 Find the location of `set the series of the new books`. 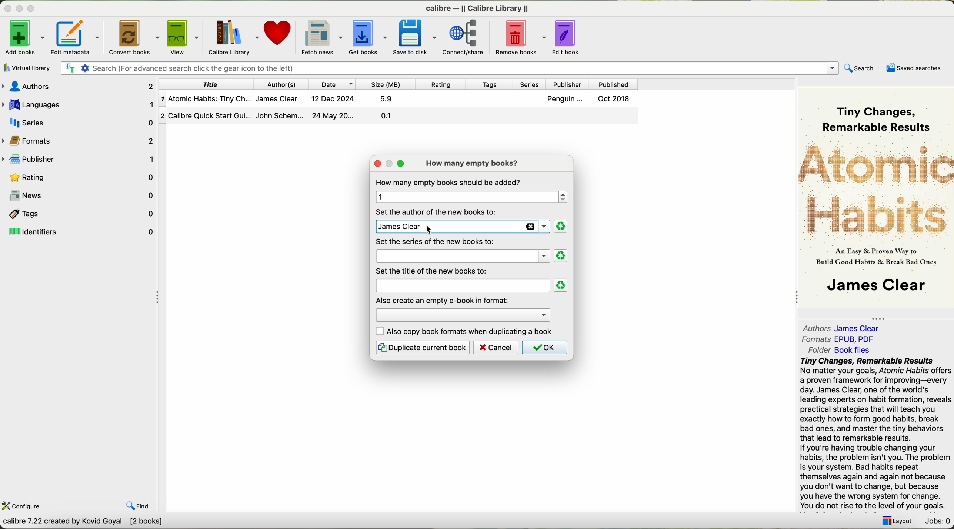

set the series of the new books is located at coordinates (435, 242).